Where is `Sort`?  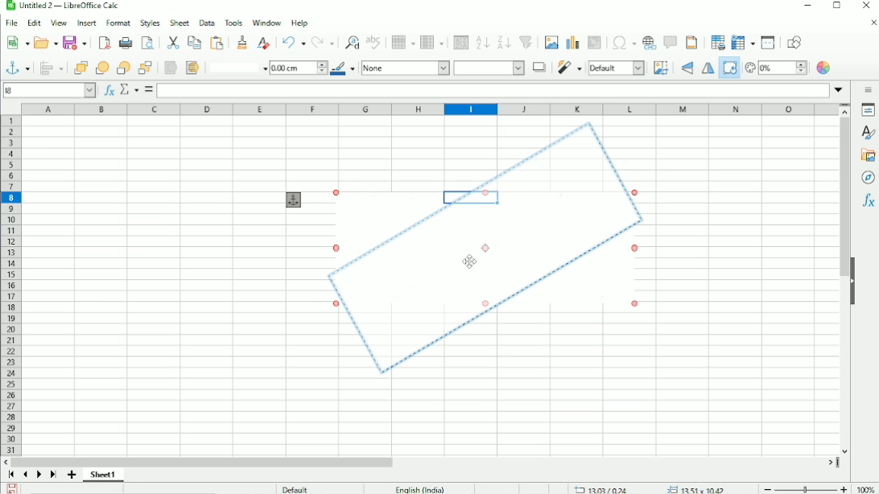 Sort is located at coordinates (460, 43).